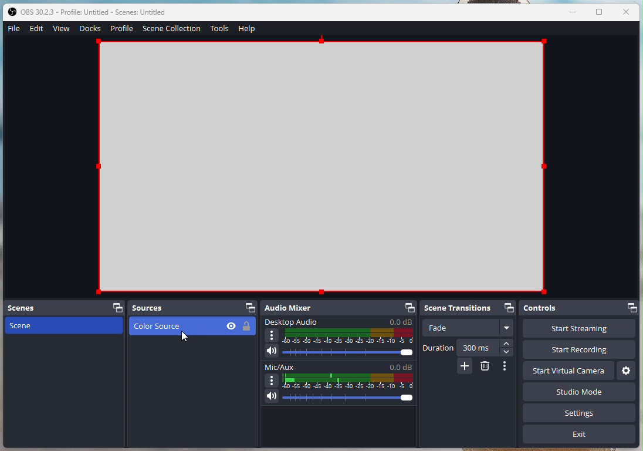 Image resolution: width=643 pixels, height=451 pixels. Describe the element at coordinates (627, 11) in the screenshot. I see `close` at that location.